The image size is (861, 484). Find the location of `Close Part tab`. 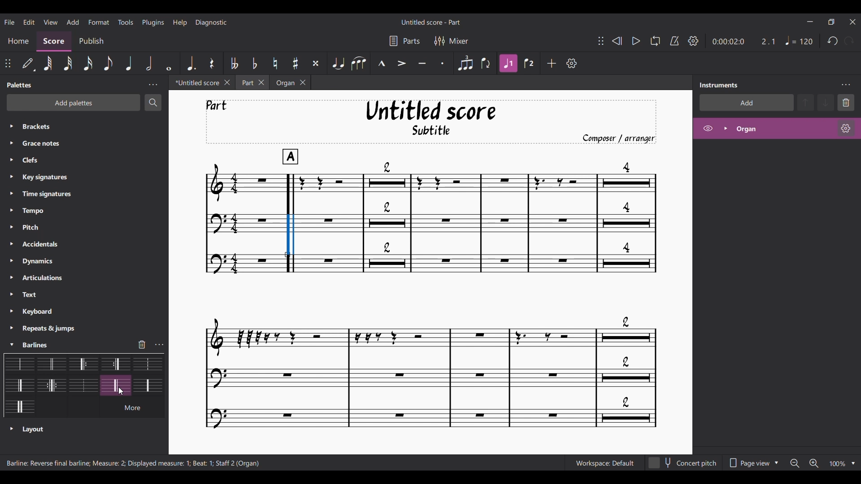

Close Part tab is located at coordinates (261, 82).